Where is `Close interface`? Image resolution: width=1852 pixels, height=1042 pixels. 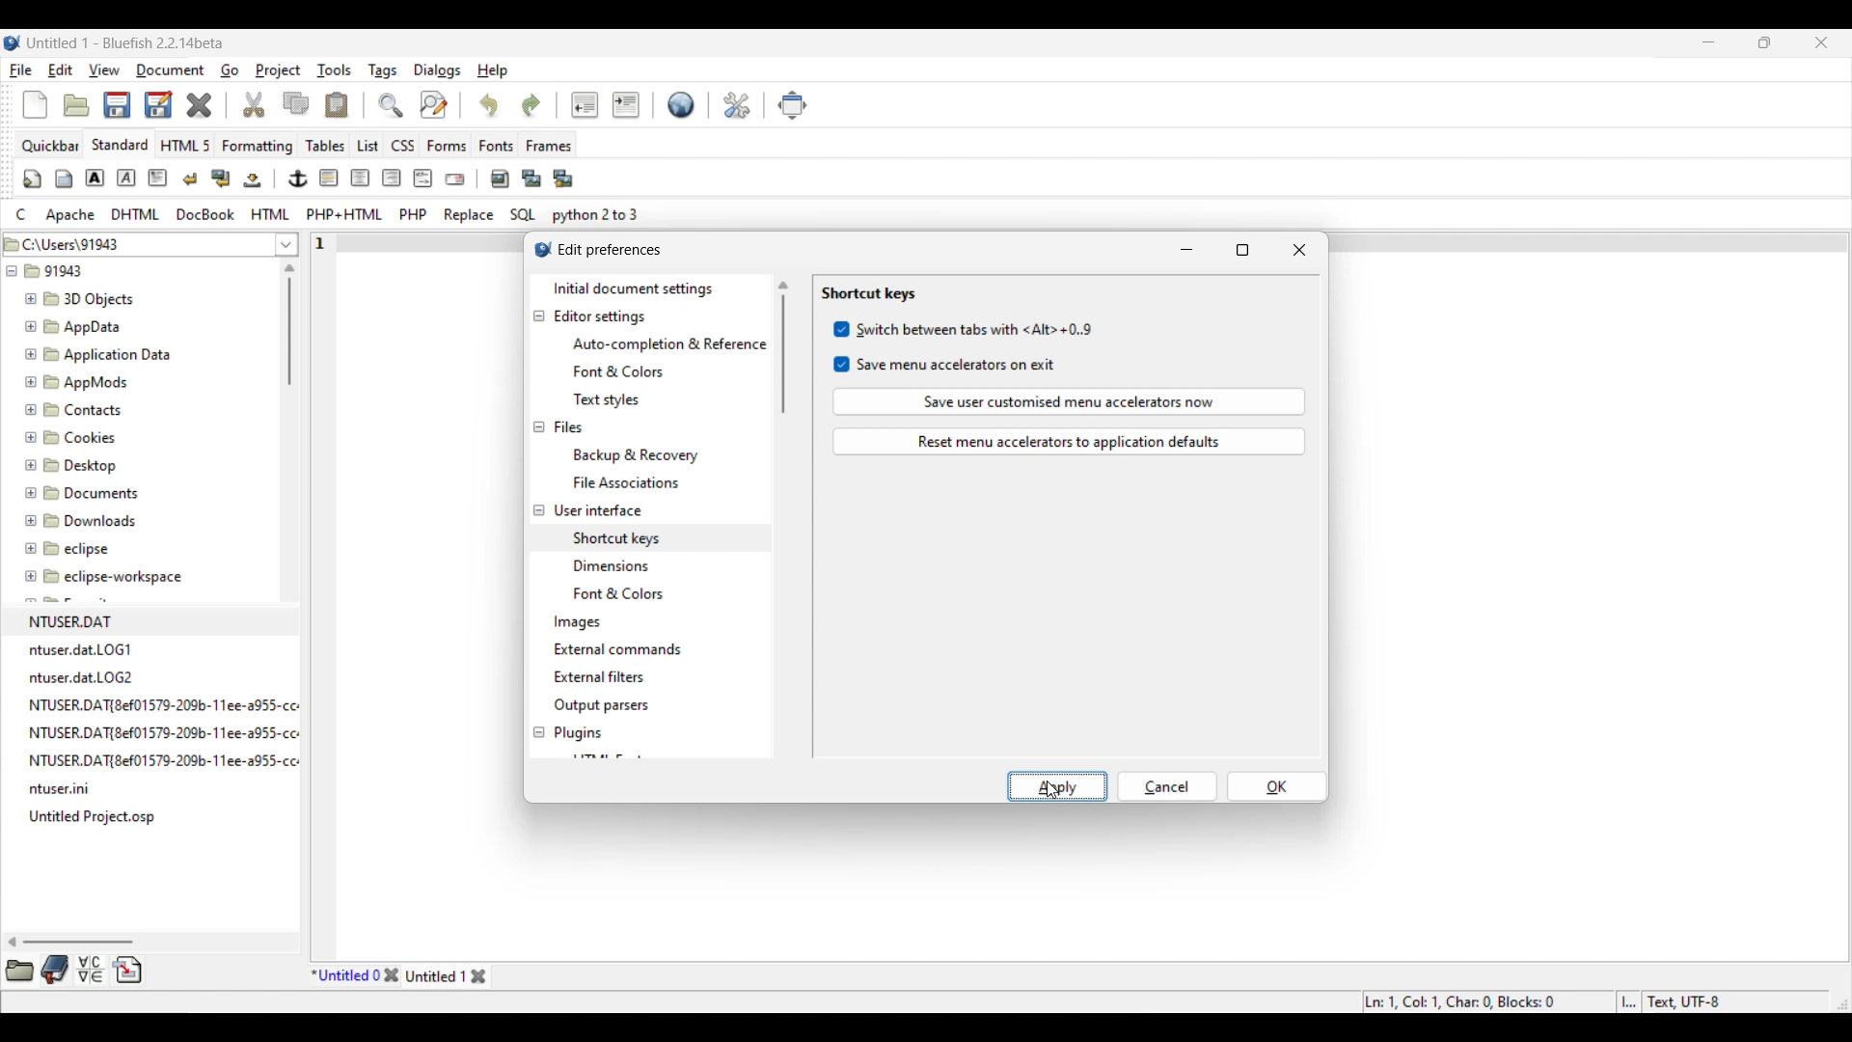
Close interface is located at coordinates (1822, 42).